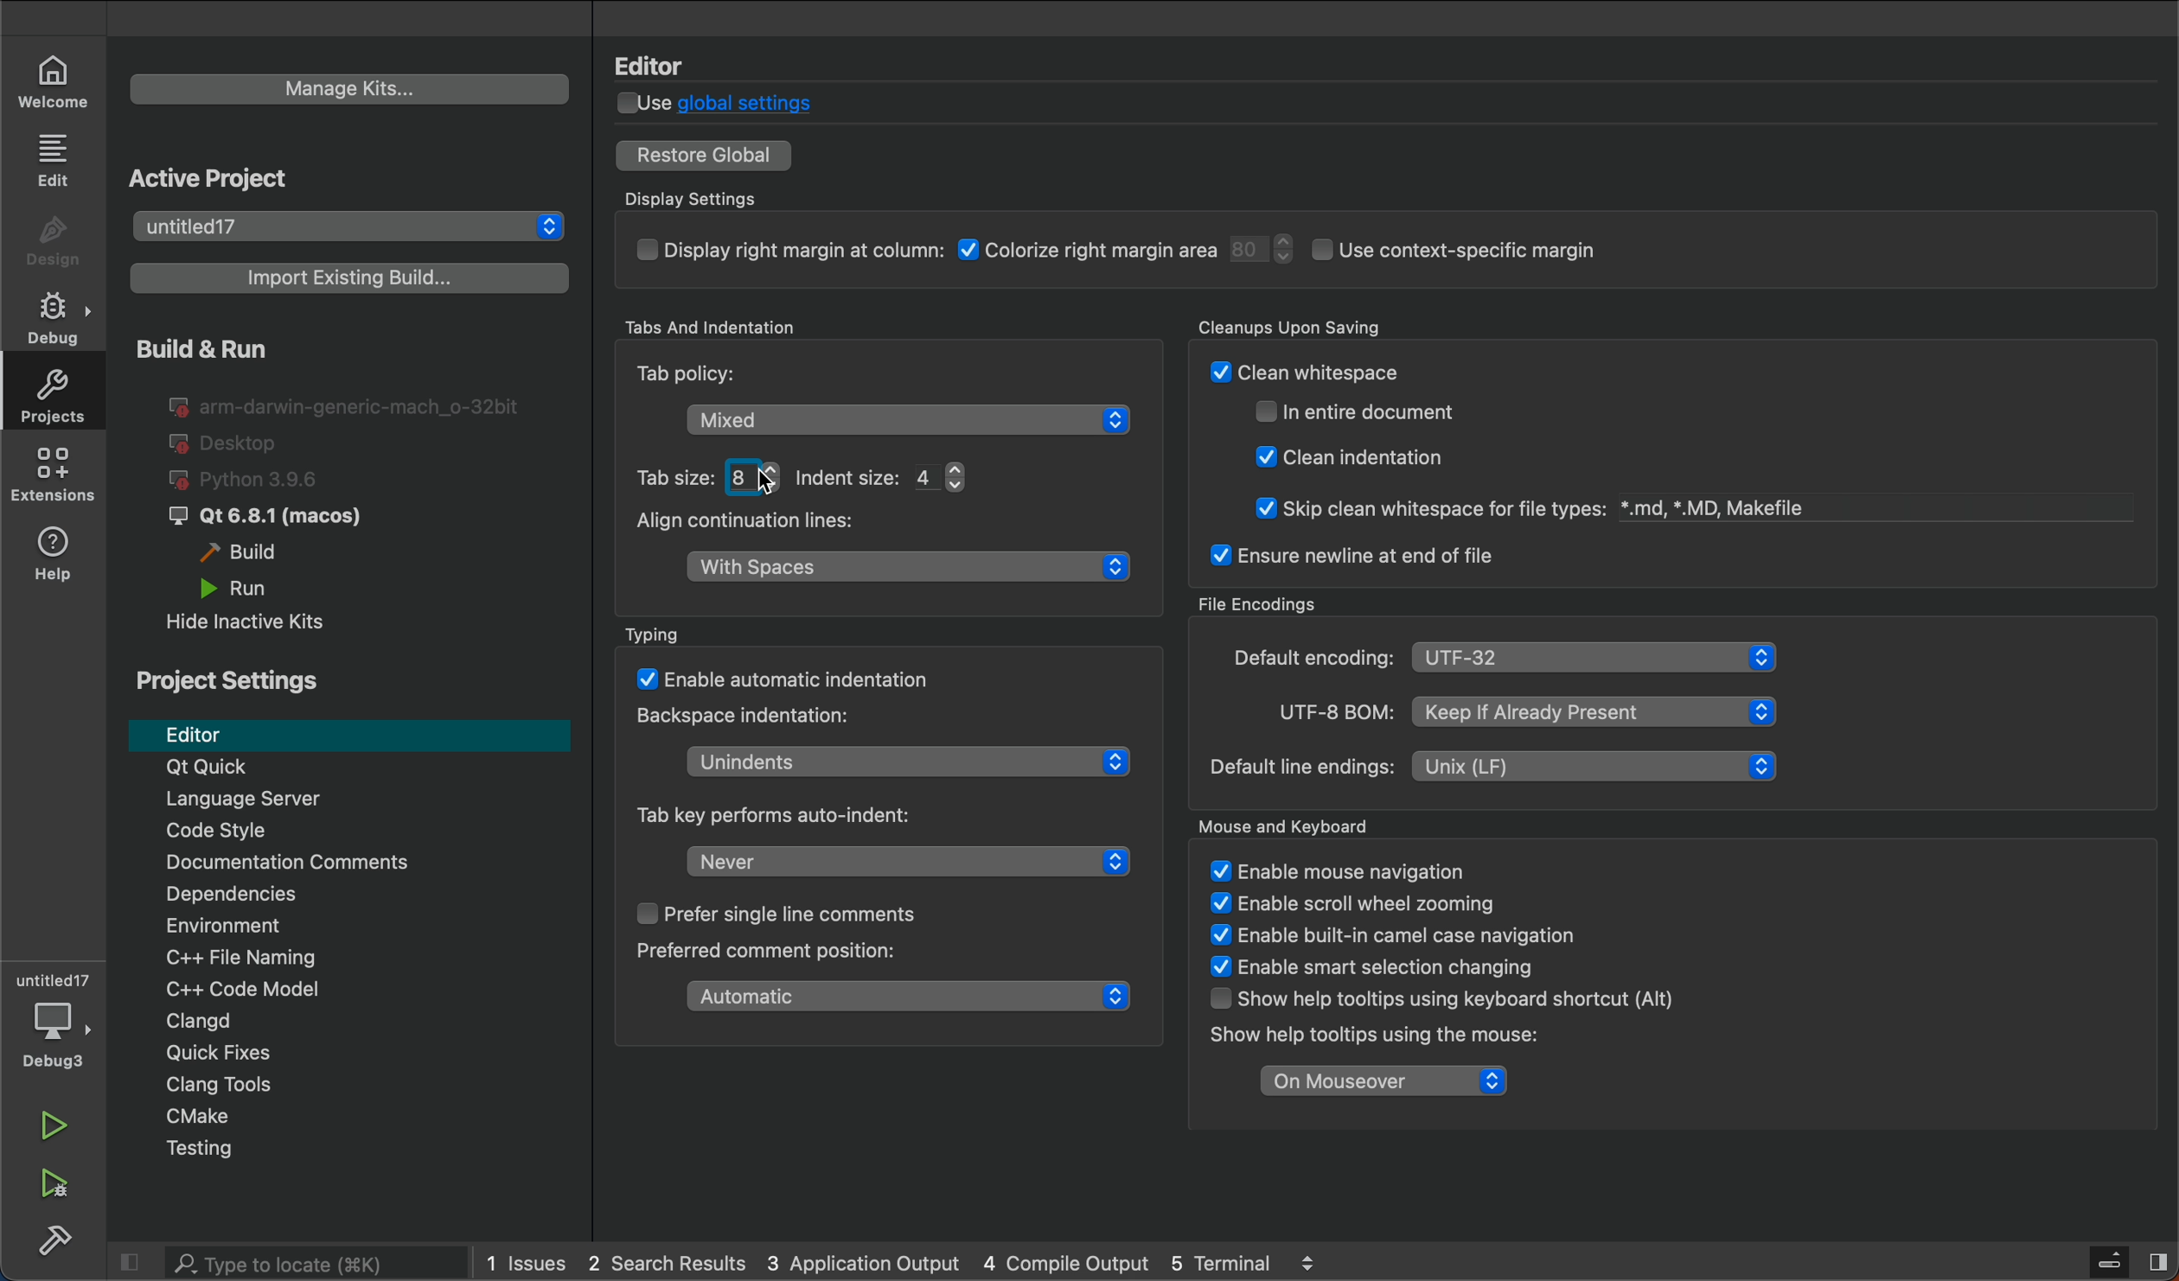 The width and height of the screenshot is (2179, 1281). Describe the element at coordinates (863, 1265) in the screenshot. I see `application output` at that location.